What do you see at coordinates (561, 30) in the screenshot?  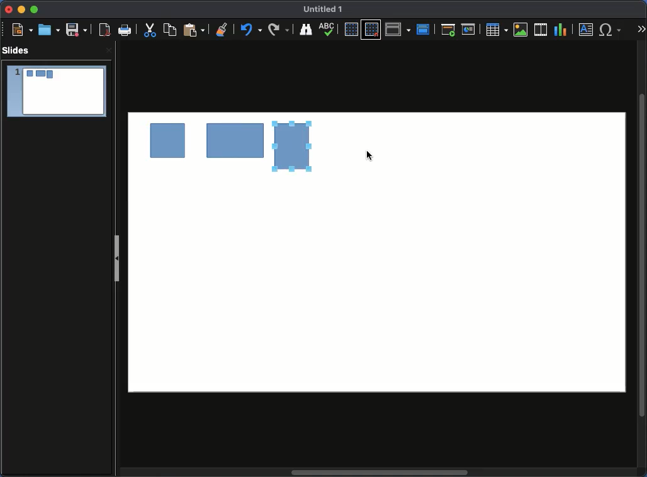 I see `Chart` at bounding box center [561, 30].